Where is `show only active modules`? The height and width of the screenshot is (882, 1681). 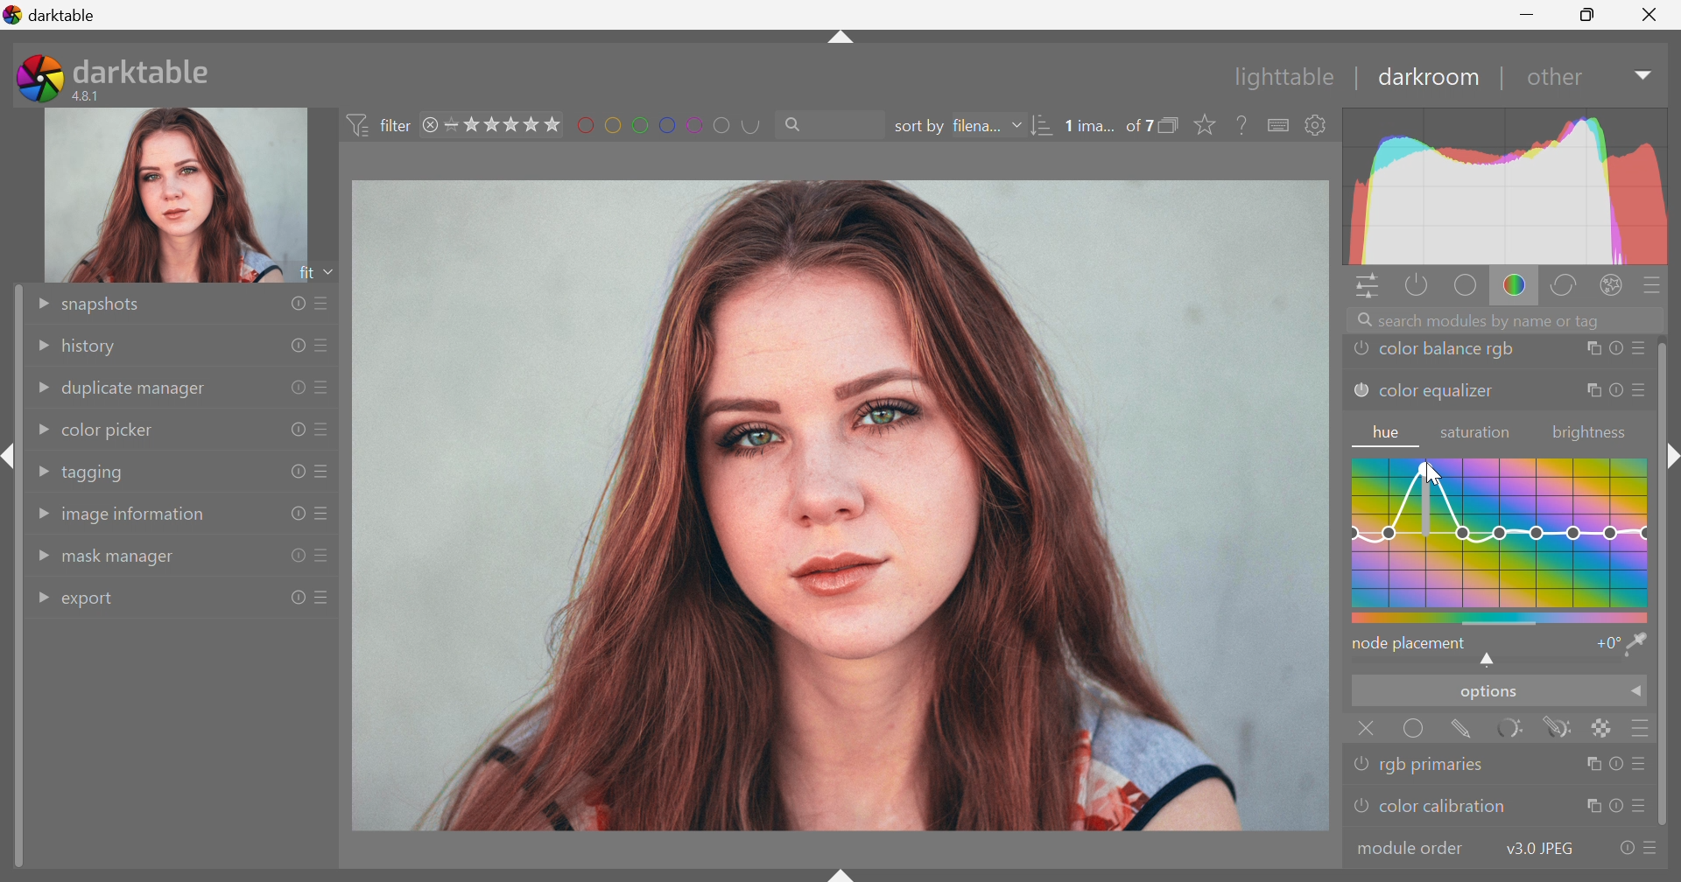 show only active modules is located at coordinates (1415, 284).